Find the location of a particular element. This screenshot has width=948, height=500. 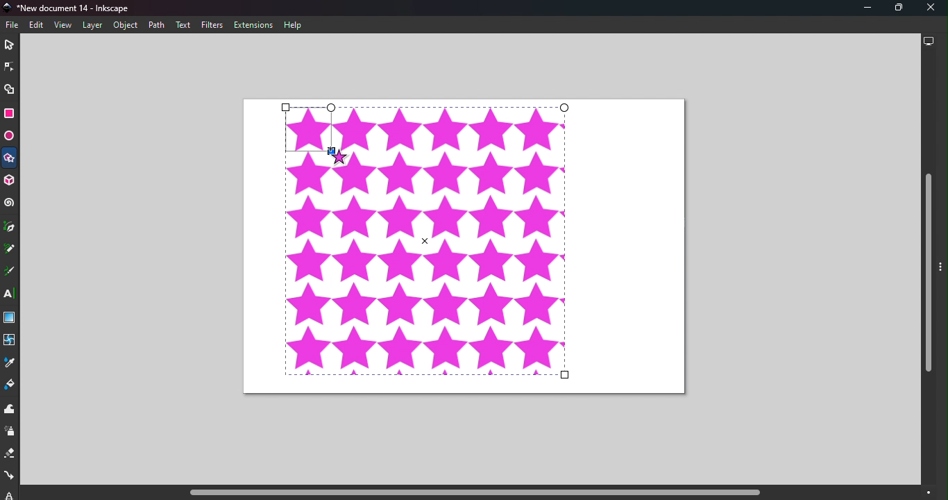

Object is located at coordinates (125, 26).